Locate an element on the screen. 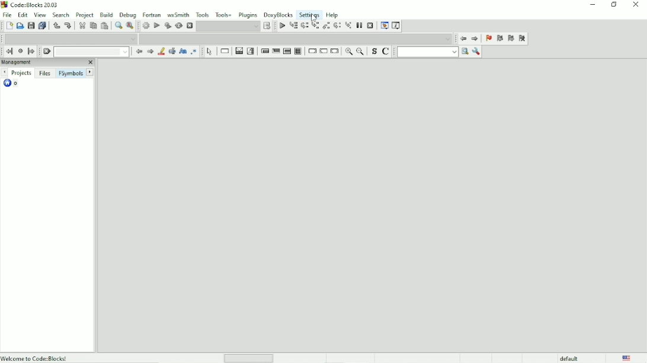 The height and width of the screenshot is (363, 647). Replace is located at coordinates (130, 25).